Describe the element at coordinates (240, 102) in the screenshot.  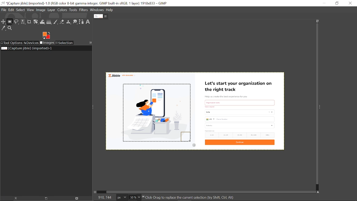
I see `text` at that location.